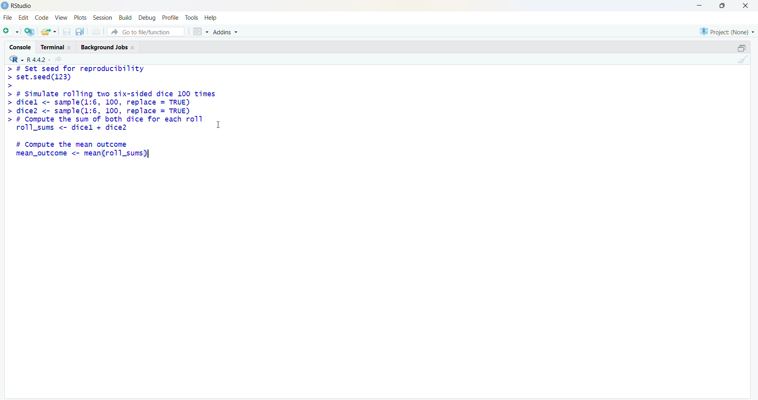 The height and width of the screenshot is (400, 758). I want to click on > # Set seed for reproducibility> set.seed(123)>> # Simulate rolling two six-sided dice 100 times> dicel <- sample(1:6, 100, replace = TRUE)> dice2 <- sample(1:6, 100, replace = TRUE)> # Compute the sum of both dice for each rollroll_sums <- dicel + dice2# Compute the mean outcomemean_outcome <- mean(roll_sums), so click(111, 112).